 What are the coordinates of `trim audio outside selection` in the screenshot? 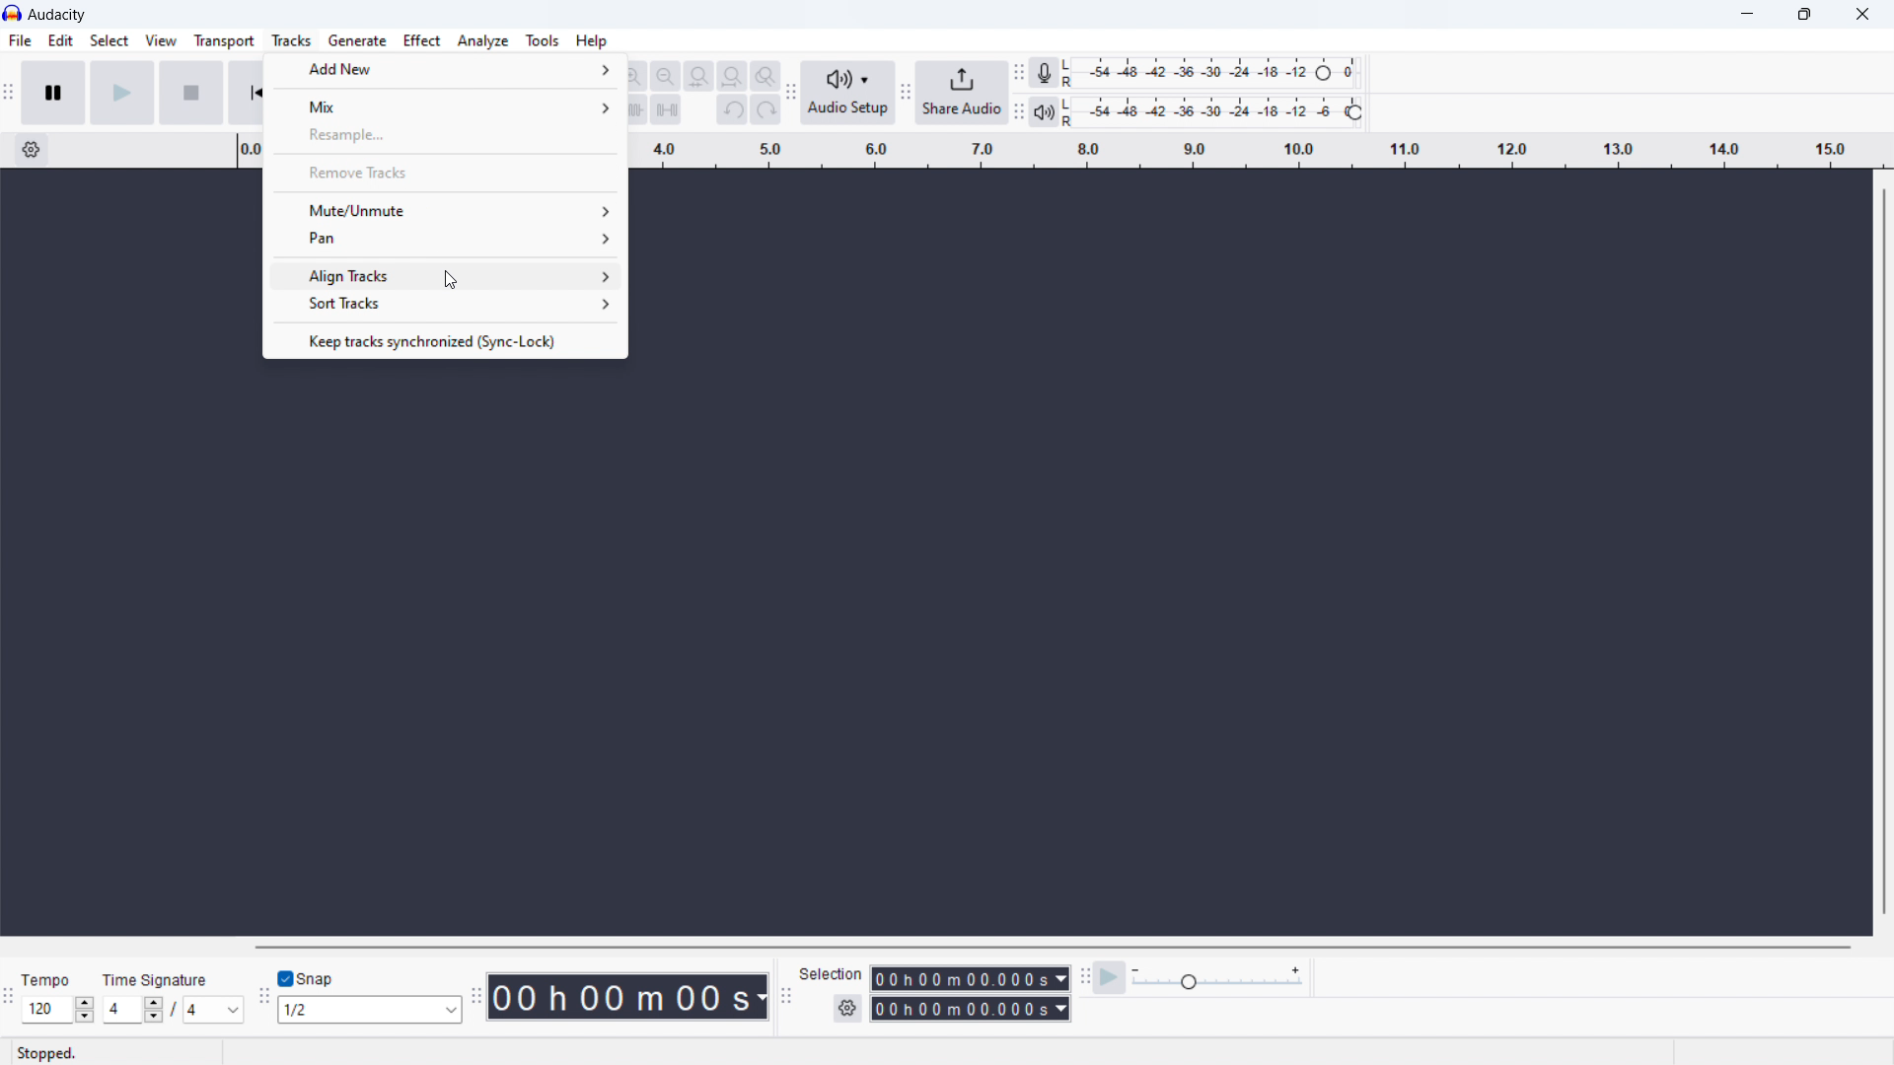 It's located at (633, 109).